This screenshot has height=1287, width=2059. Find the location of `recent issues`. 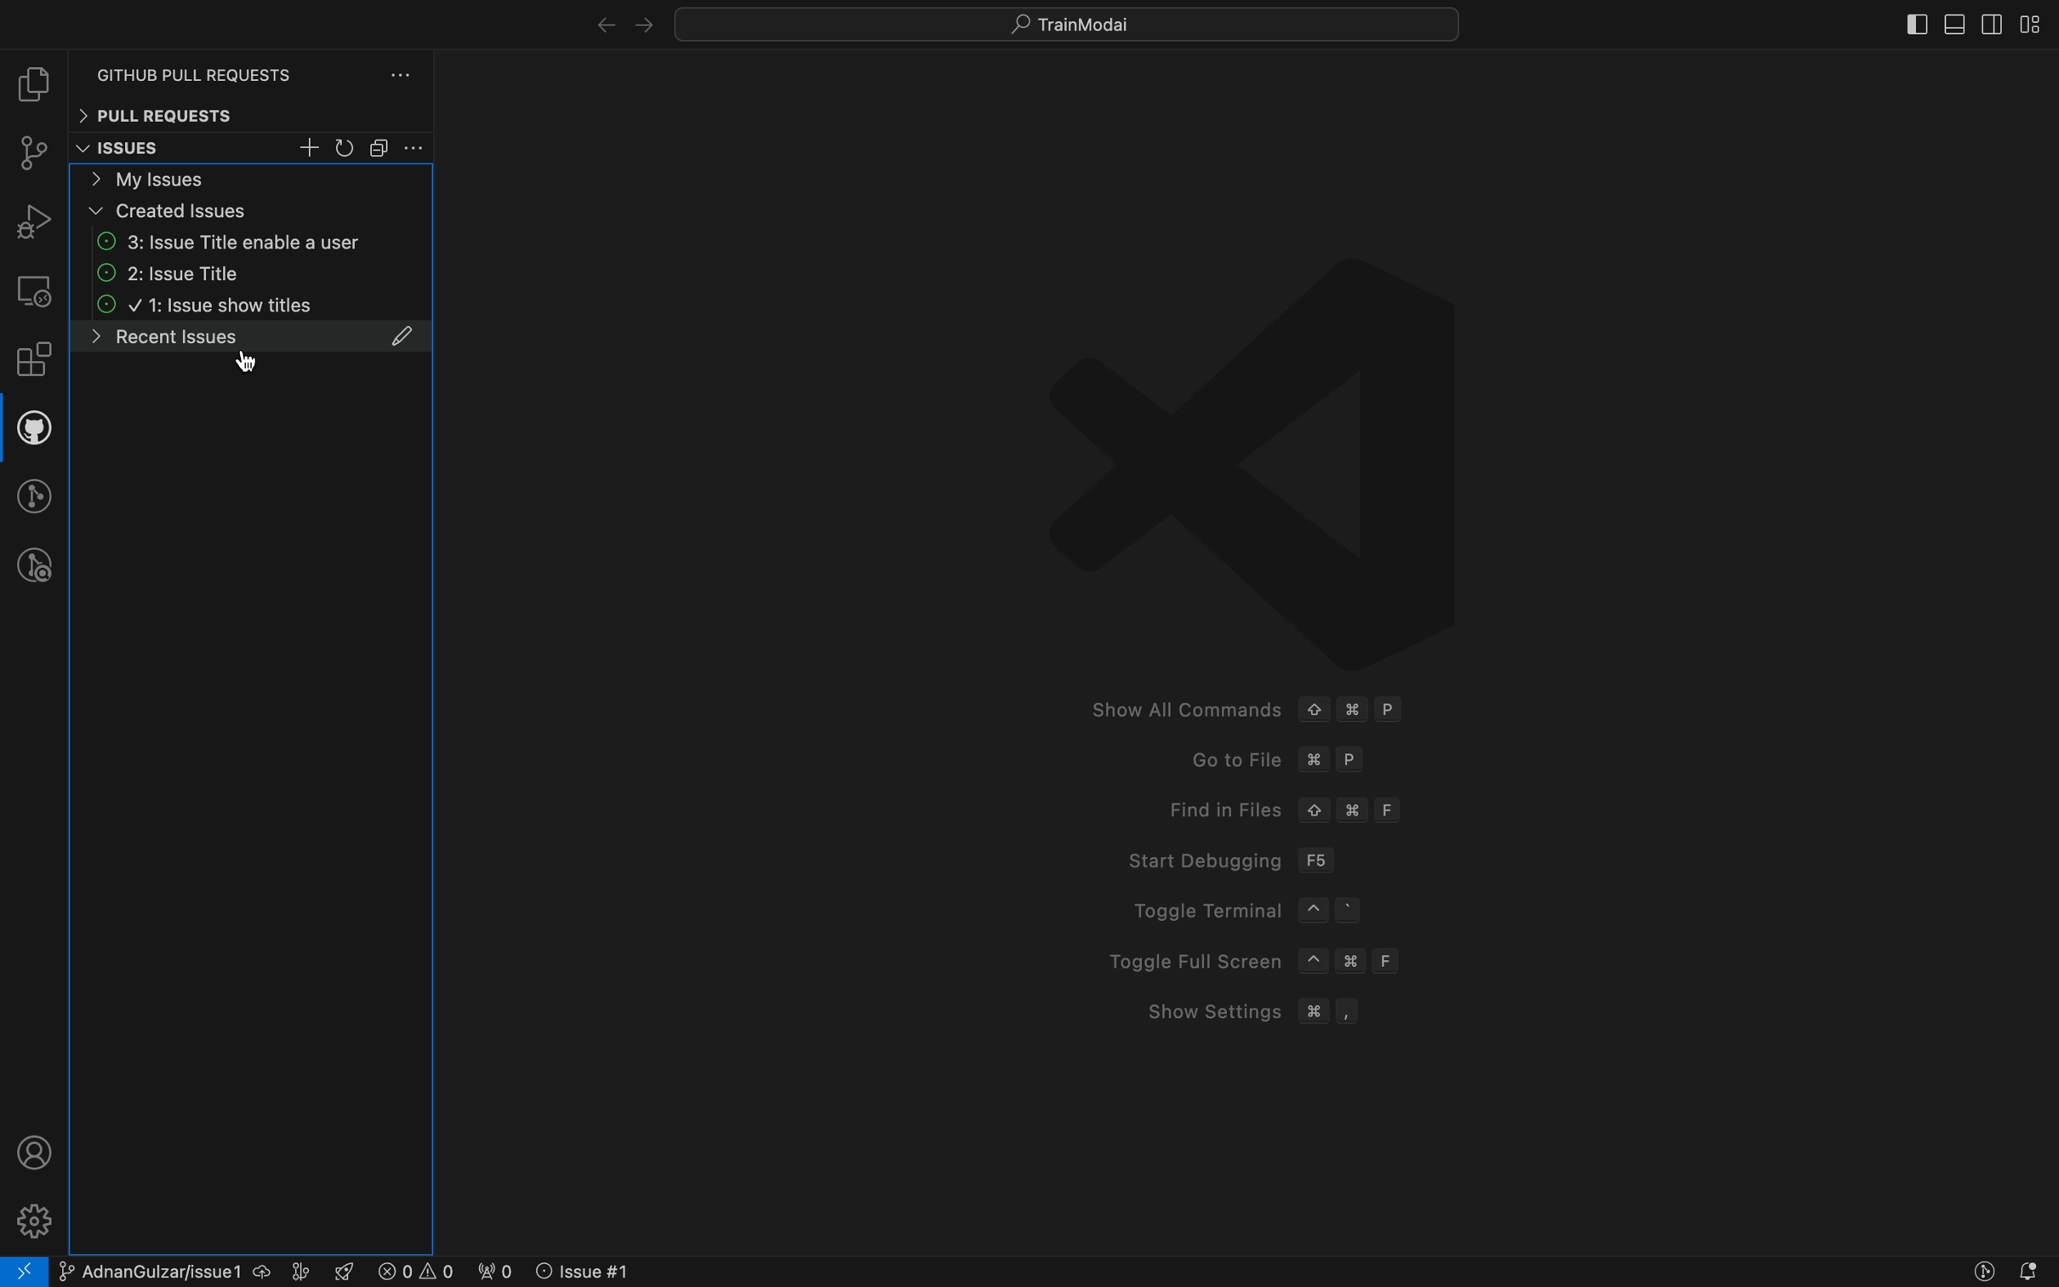

recent issues is located at coordinates (251, 347).